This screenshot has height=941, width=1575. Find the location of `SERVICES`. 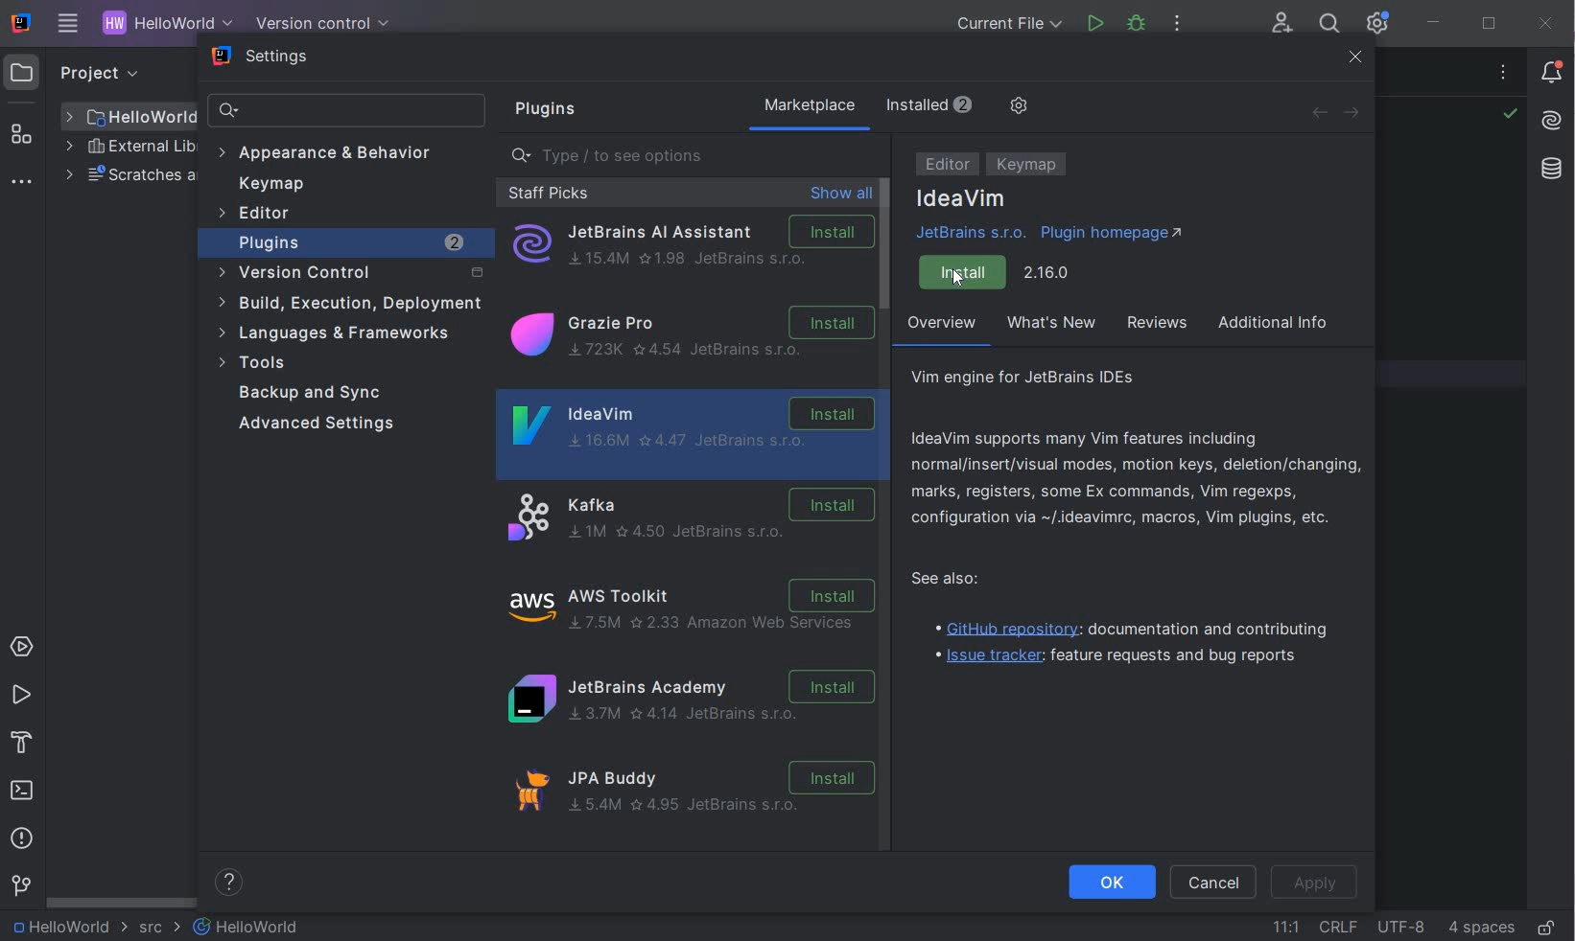

SERVICES is located at coordinates (22, 648).